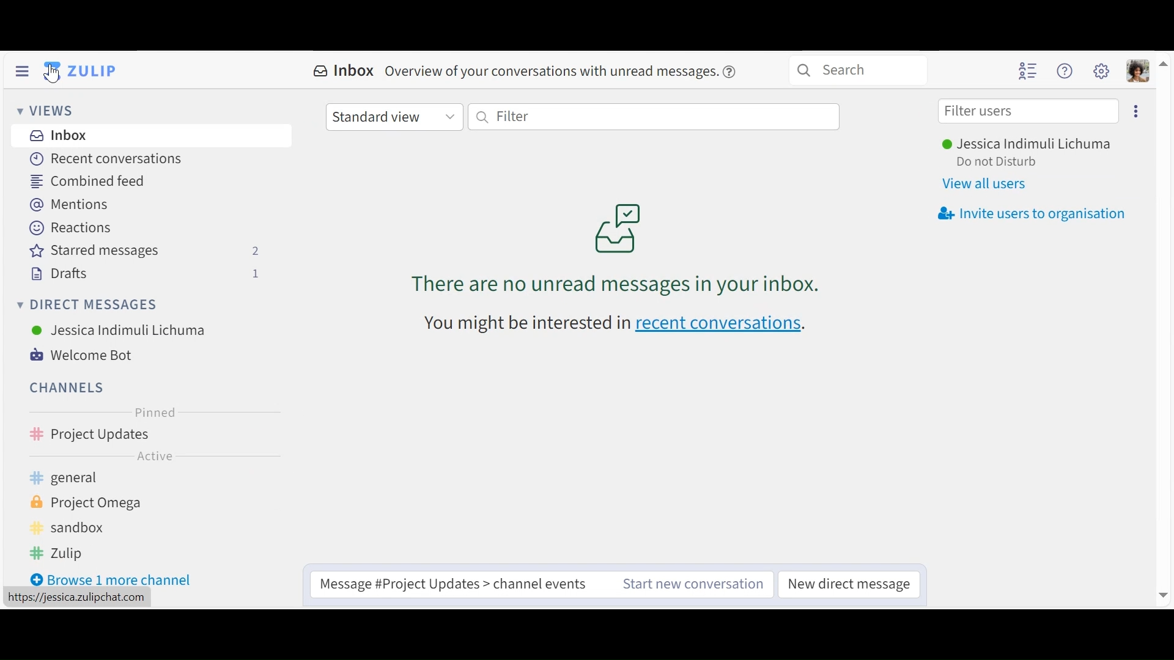 This screenshot has width=1174, height=660. Describe the element at coordinates (1029, 112) in the screenshot. I see `Filter users` at that location.